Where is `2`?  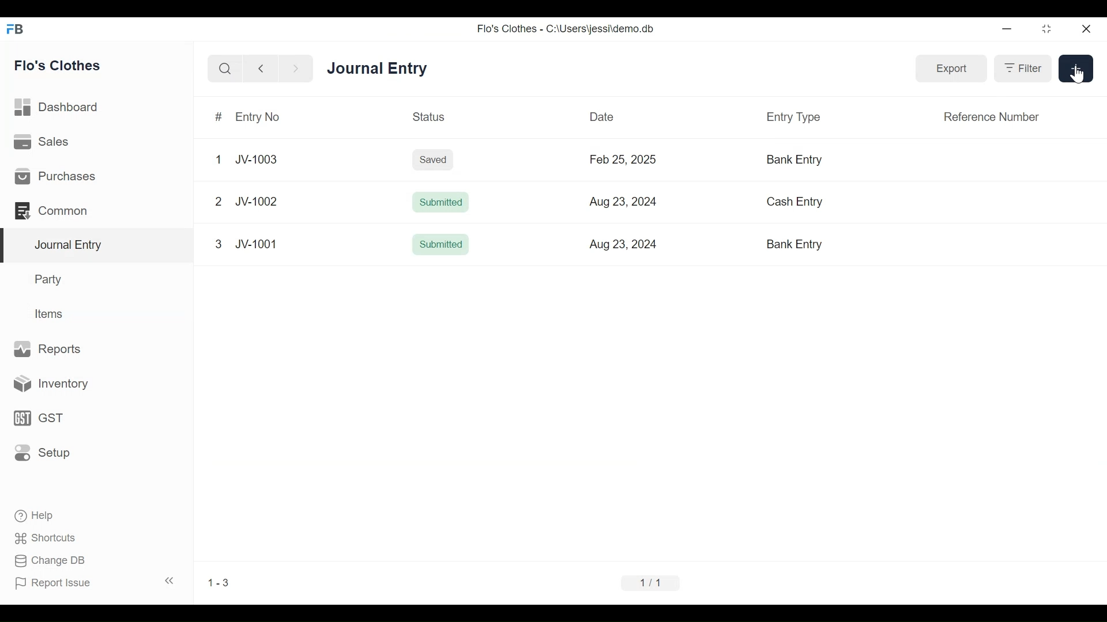
2 is located at coordinates (219, 202).